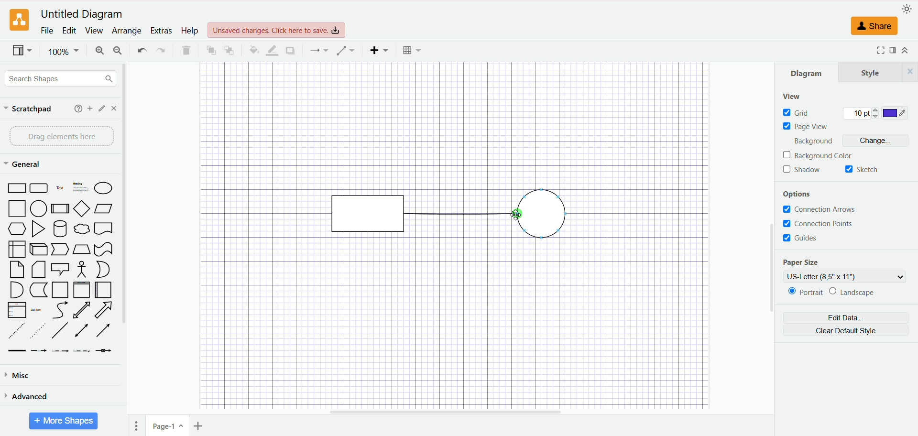 The width and height of the screenshot is (918, 436). Describe the element at coordinates (60, 208) in the screenshot. I see `Divided Bar` at that location.